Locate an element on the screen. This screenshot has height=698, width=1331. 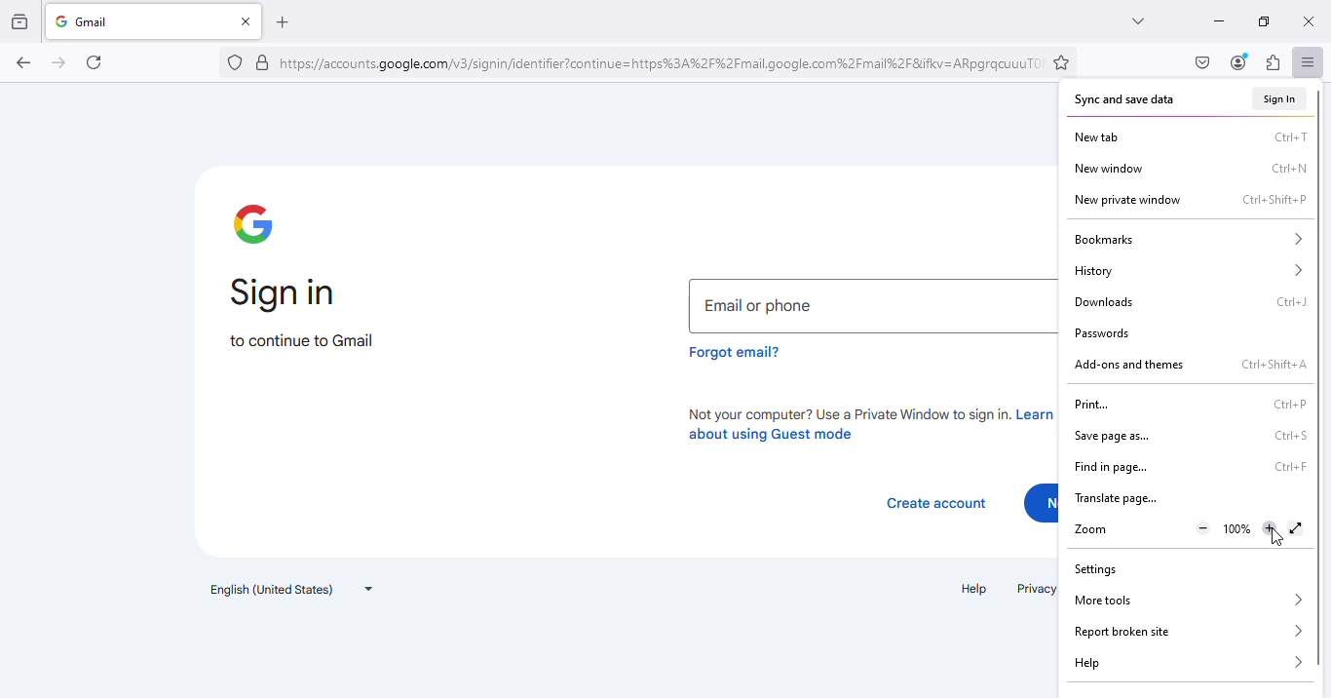
shortcut for downloads is located at coordinates (1288, 301).